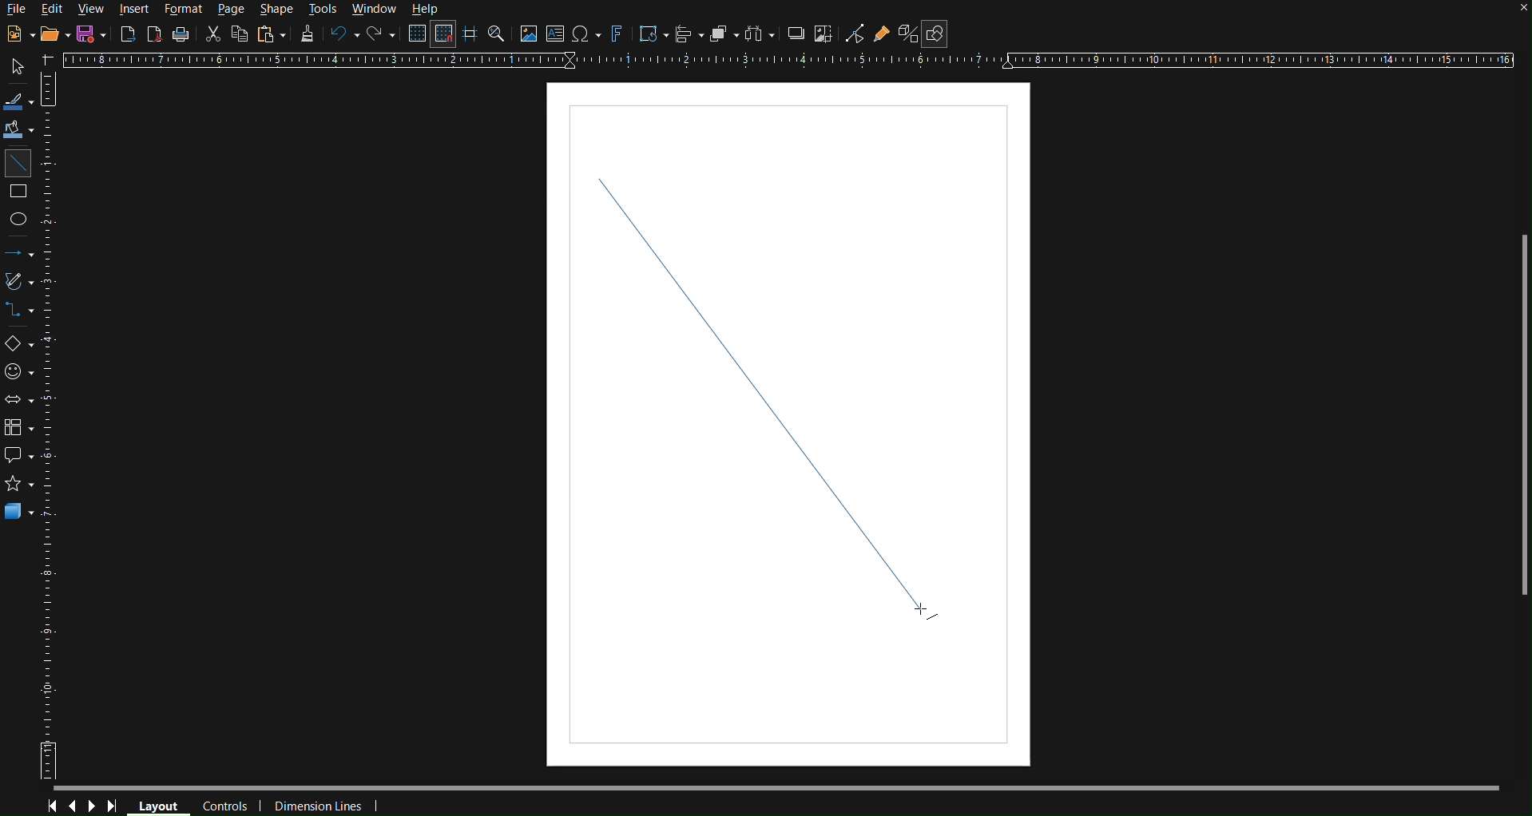 This screenshot has height=816, width=1532. What do you see at coordinates (527, 34) in the screenshot?
I see `Insert image` at bounding box center [527, 34].